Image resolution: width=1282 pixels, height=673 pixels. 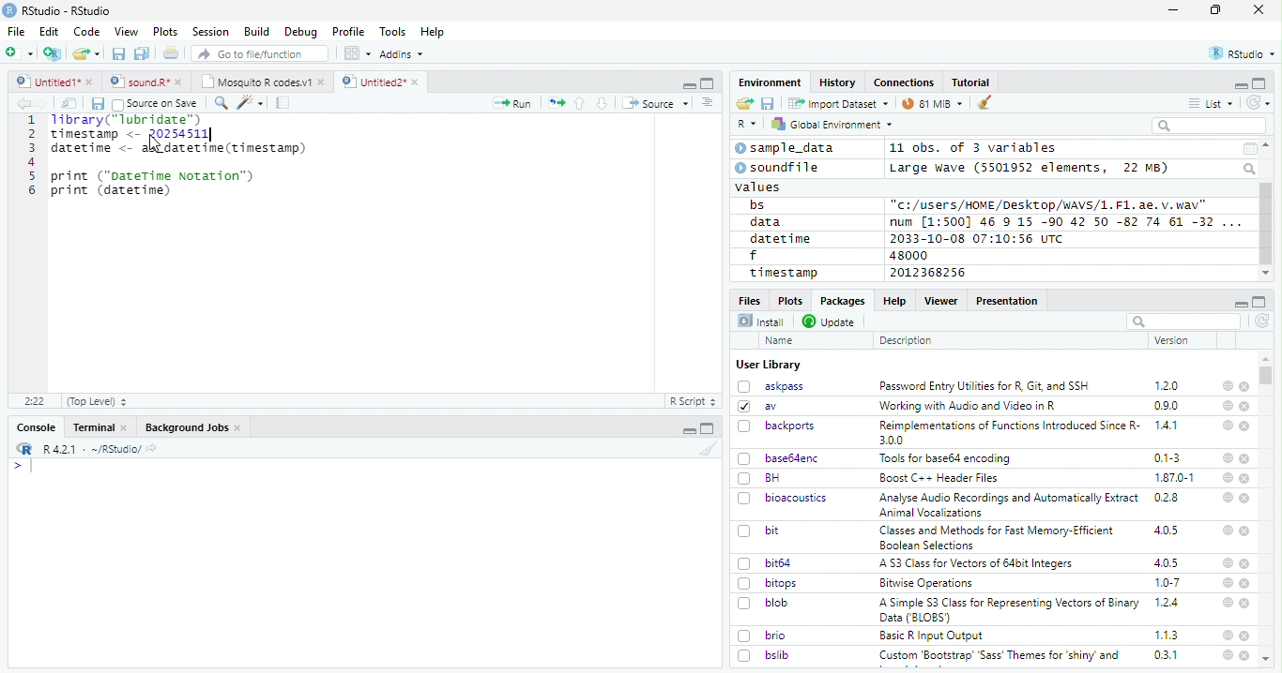 I want to click on help, so click(x=1228, y=405).